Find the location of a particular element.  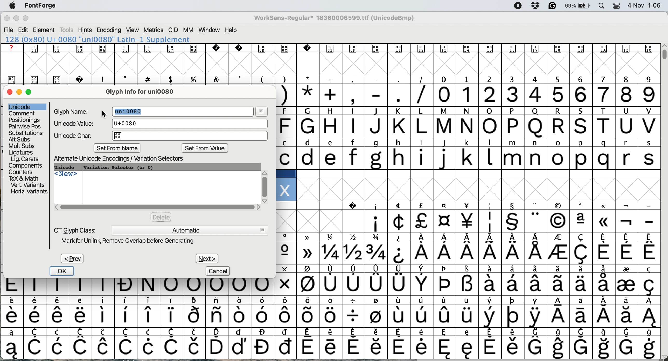

automatic is located at coordinates (189, 230).